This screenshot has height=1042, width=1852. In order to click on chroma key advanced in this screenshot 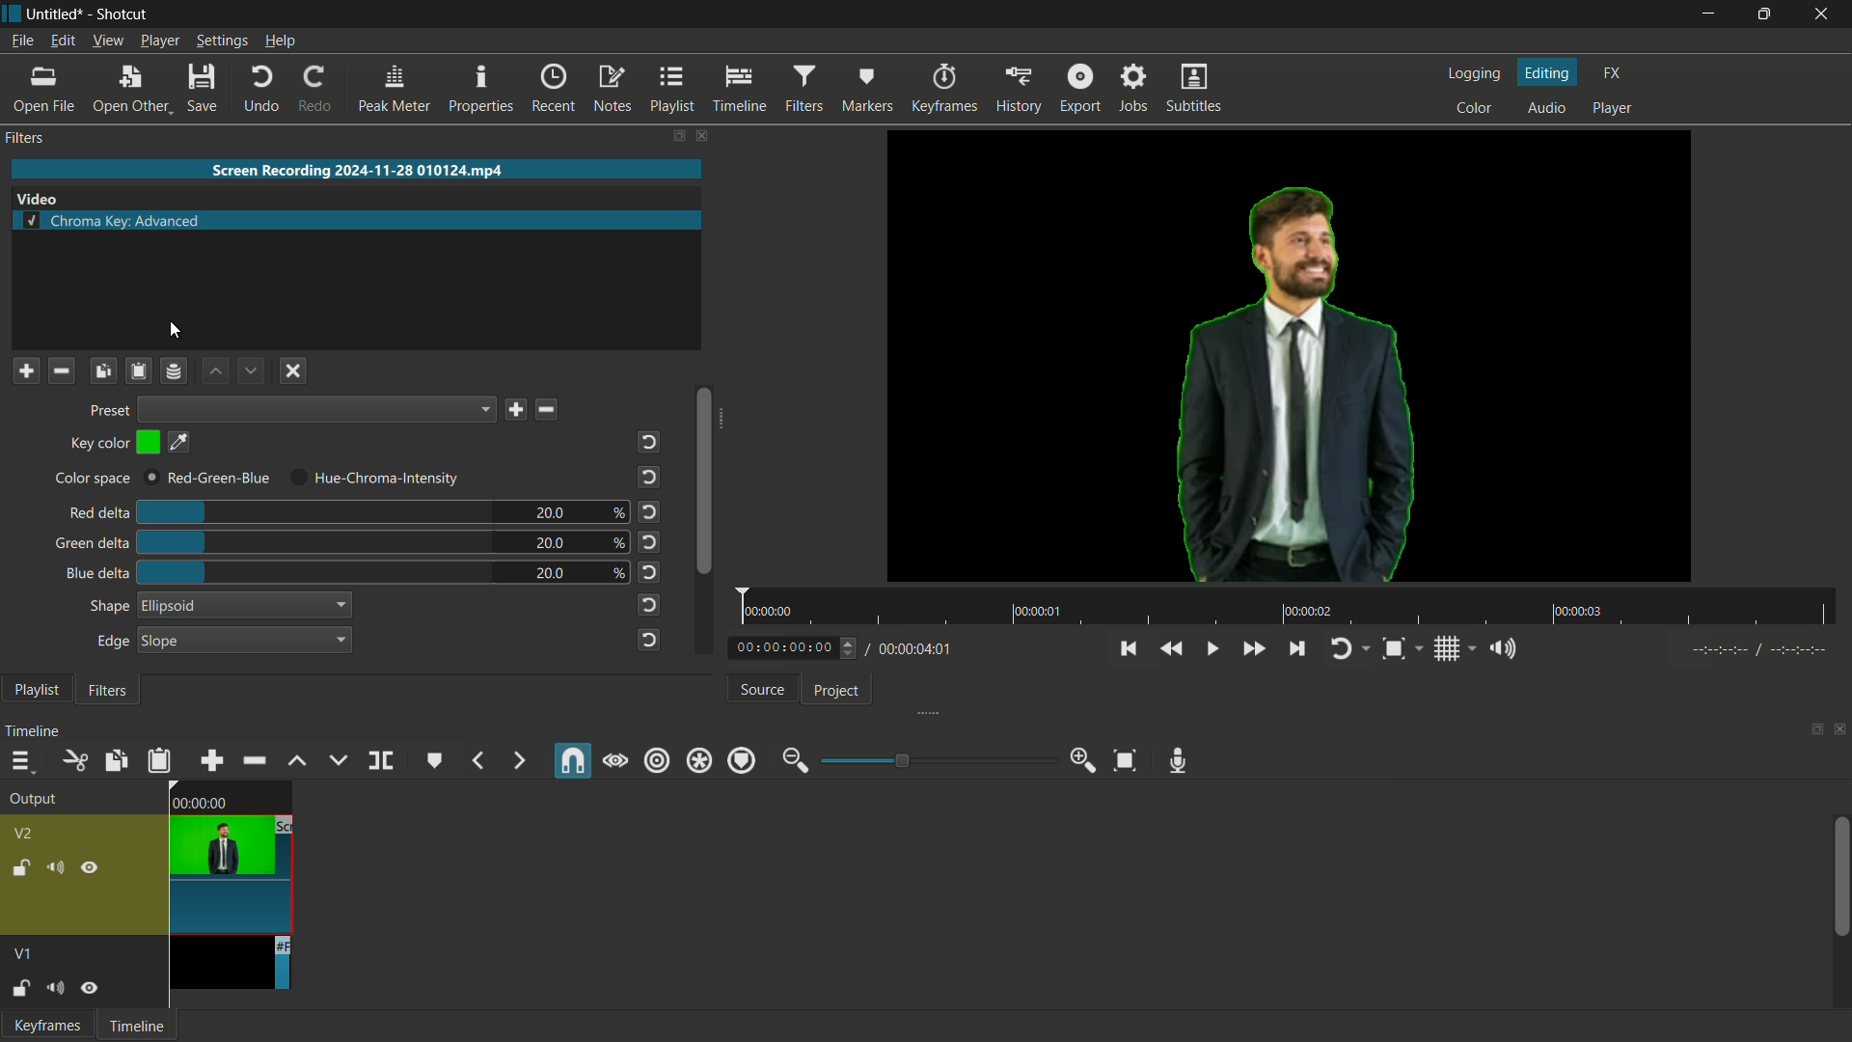, I will do `click(111, 220)`.